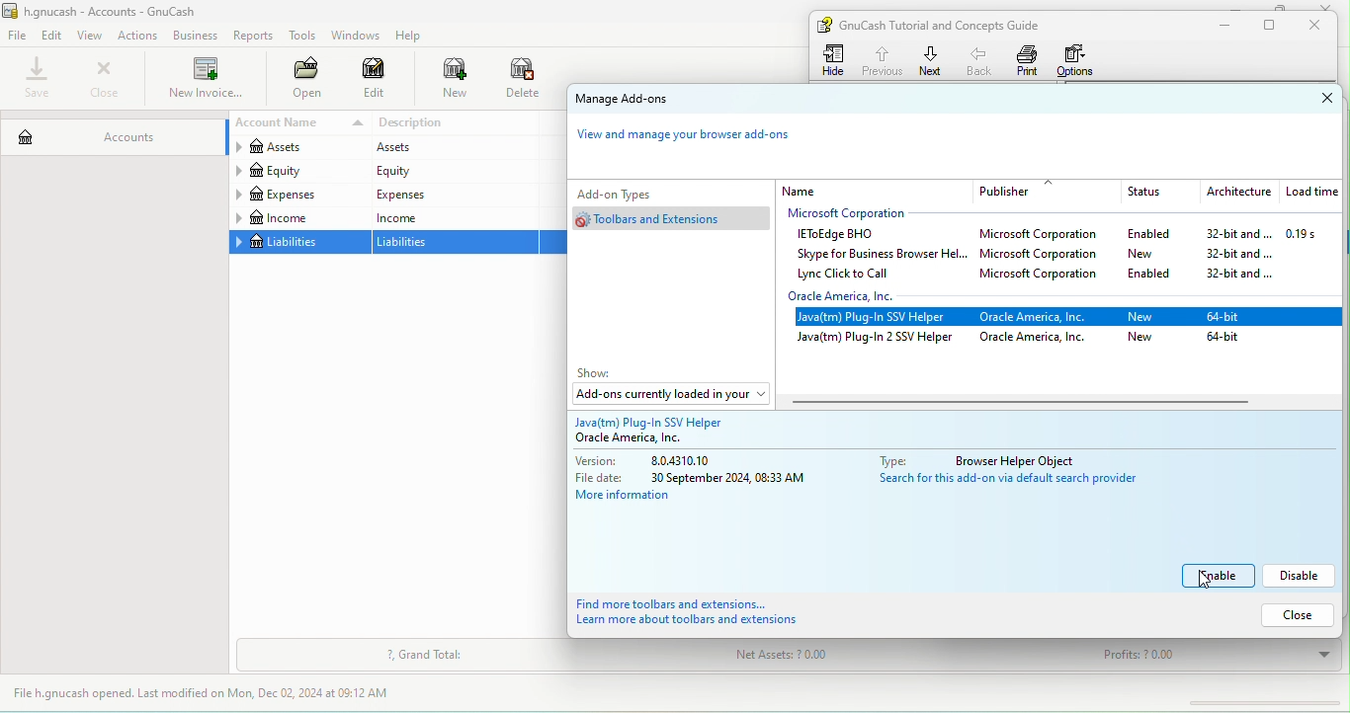  I want to click on actions, so click(141, 36).